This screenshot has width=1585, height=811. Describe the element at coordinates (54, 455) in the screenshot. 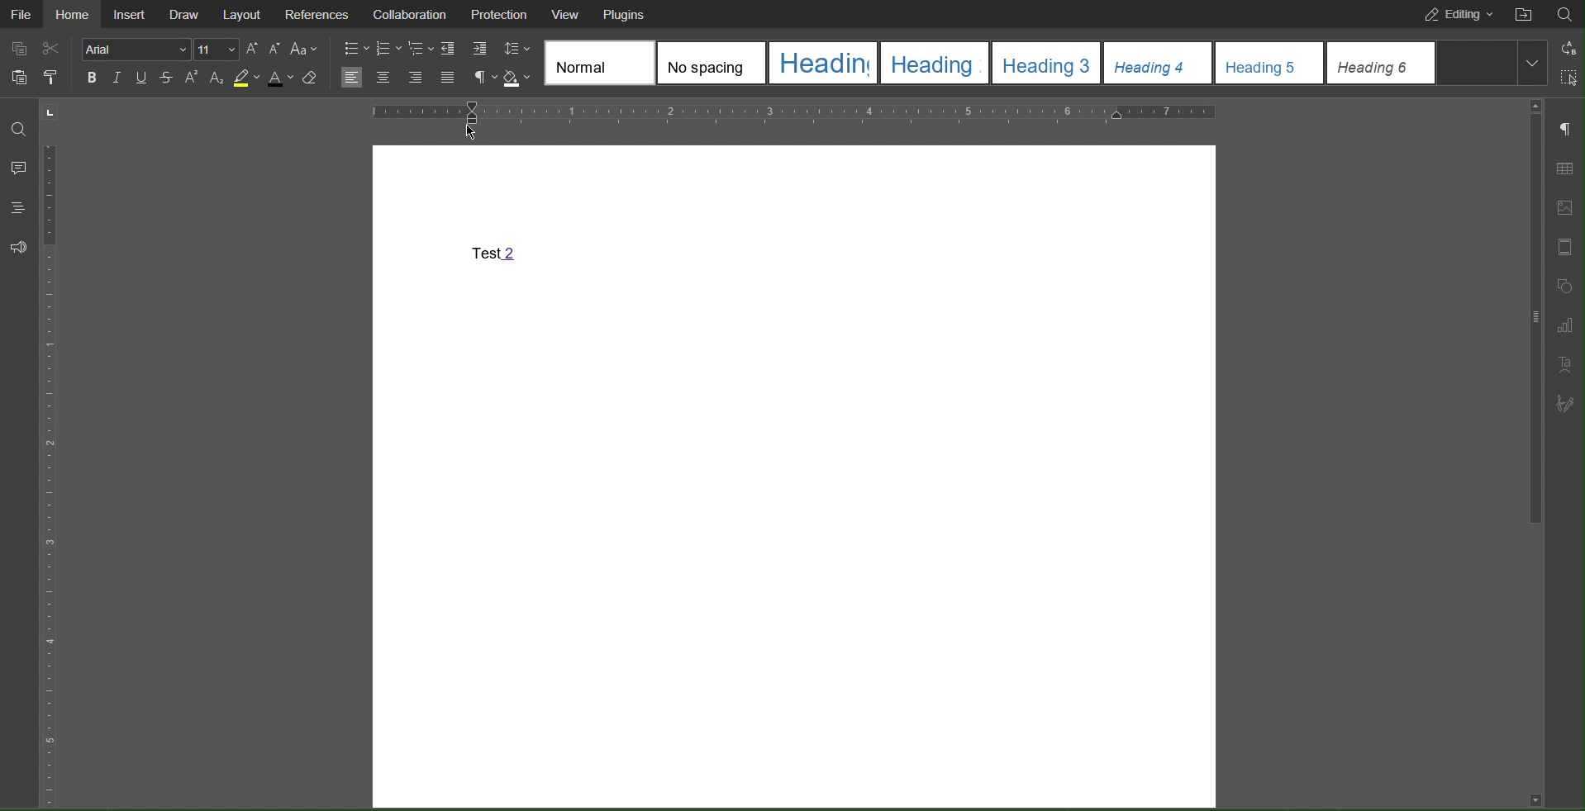

I see `Vertical Ruler` at that location.